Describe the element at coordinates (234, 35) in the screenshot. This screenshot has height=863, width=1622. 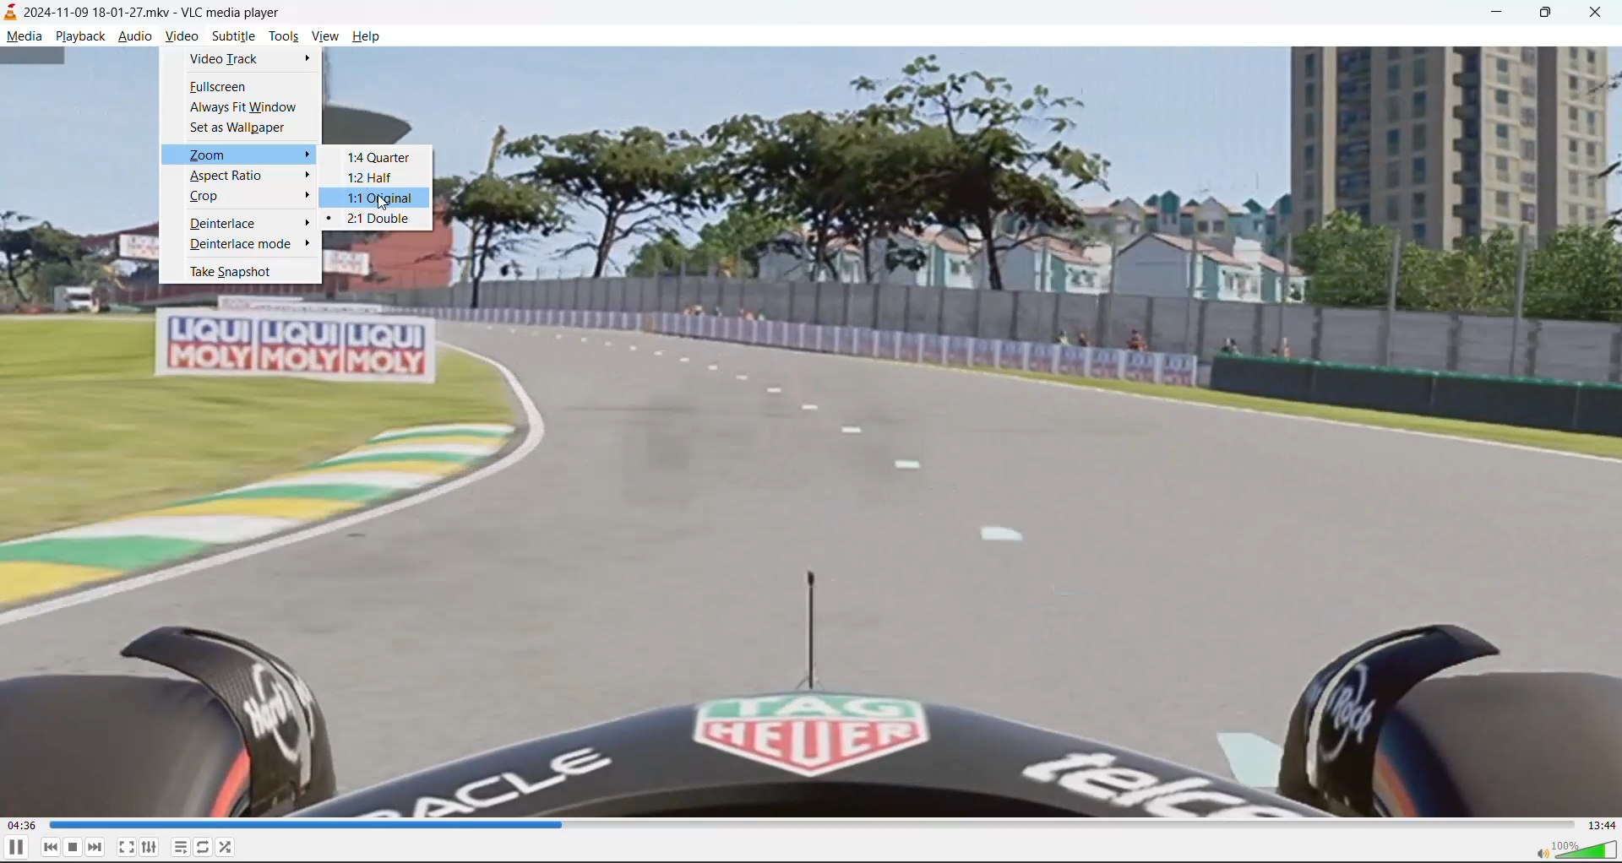
I see `subtitle` at that location.